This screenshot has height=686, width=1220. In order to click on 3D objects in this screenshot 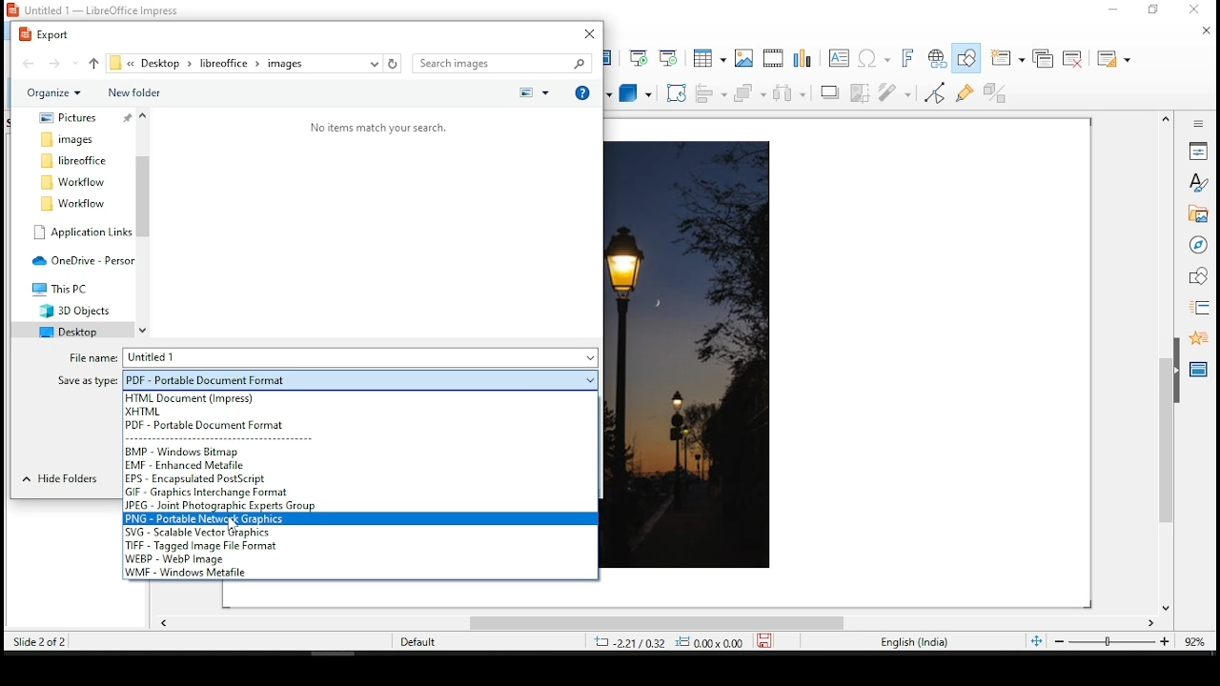, I will do `click(634, 94)`.